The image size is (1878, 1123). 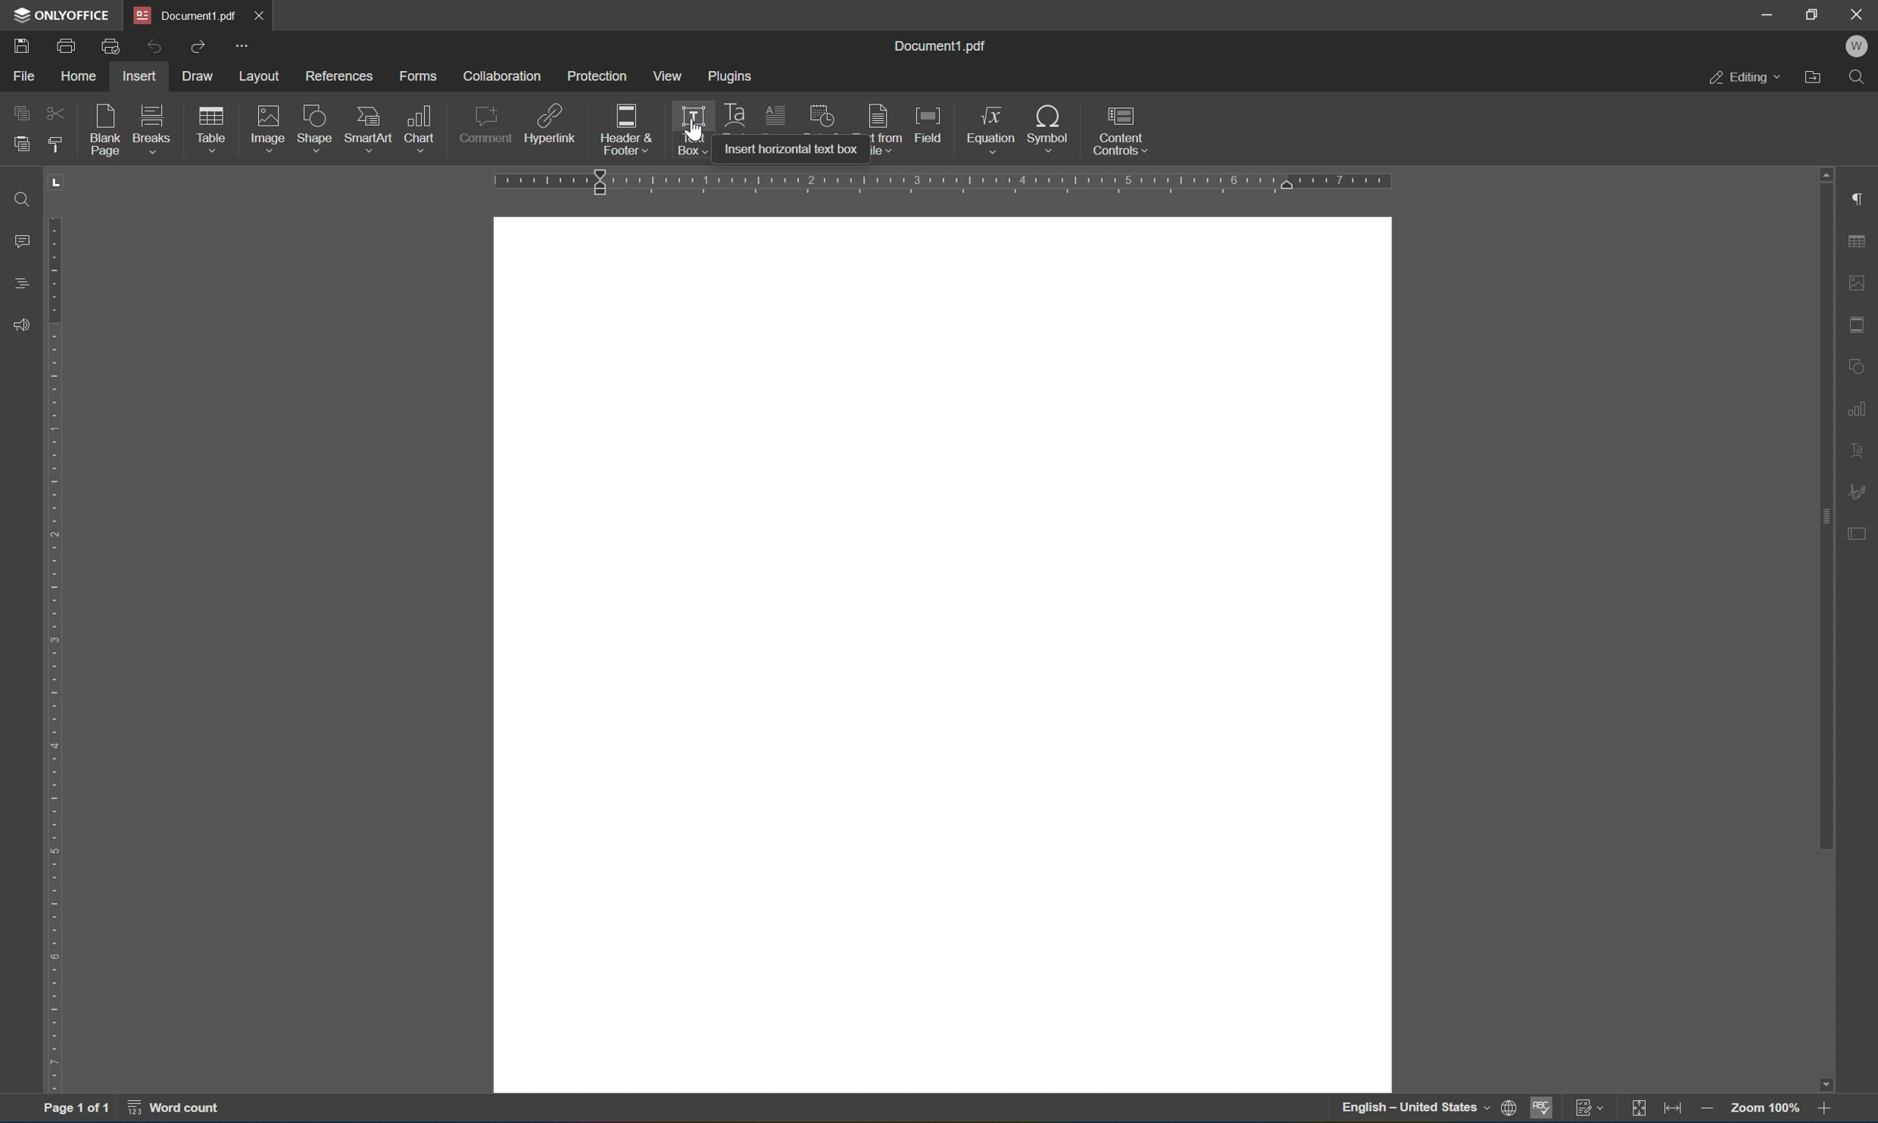 I want to click on paste, so click(x=17, y=145).